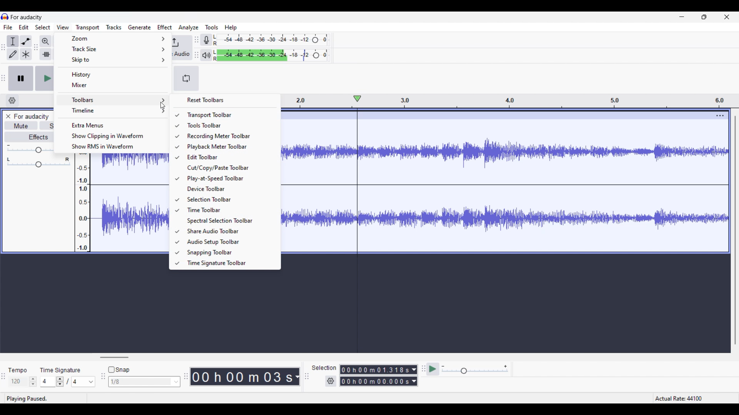 This screenshot has height=415, width=739. I want to click on Draw tool, so click(13, 54).